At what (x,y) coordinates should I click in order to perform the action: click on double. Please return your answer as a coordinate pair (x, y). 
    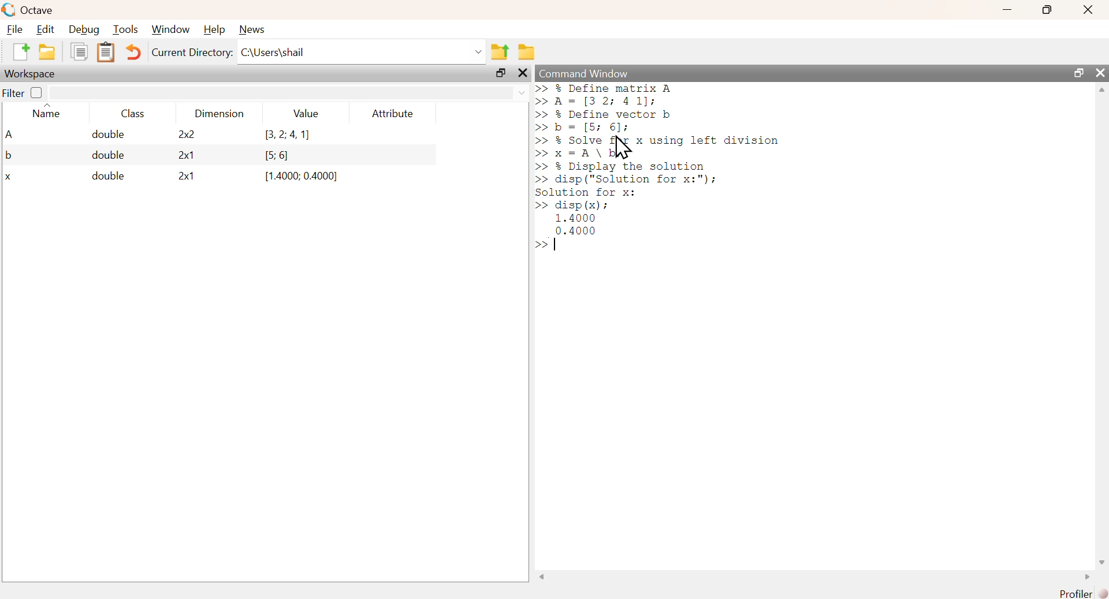
    Looking at the image, I should click on (99, 135).